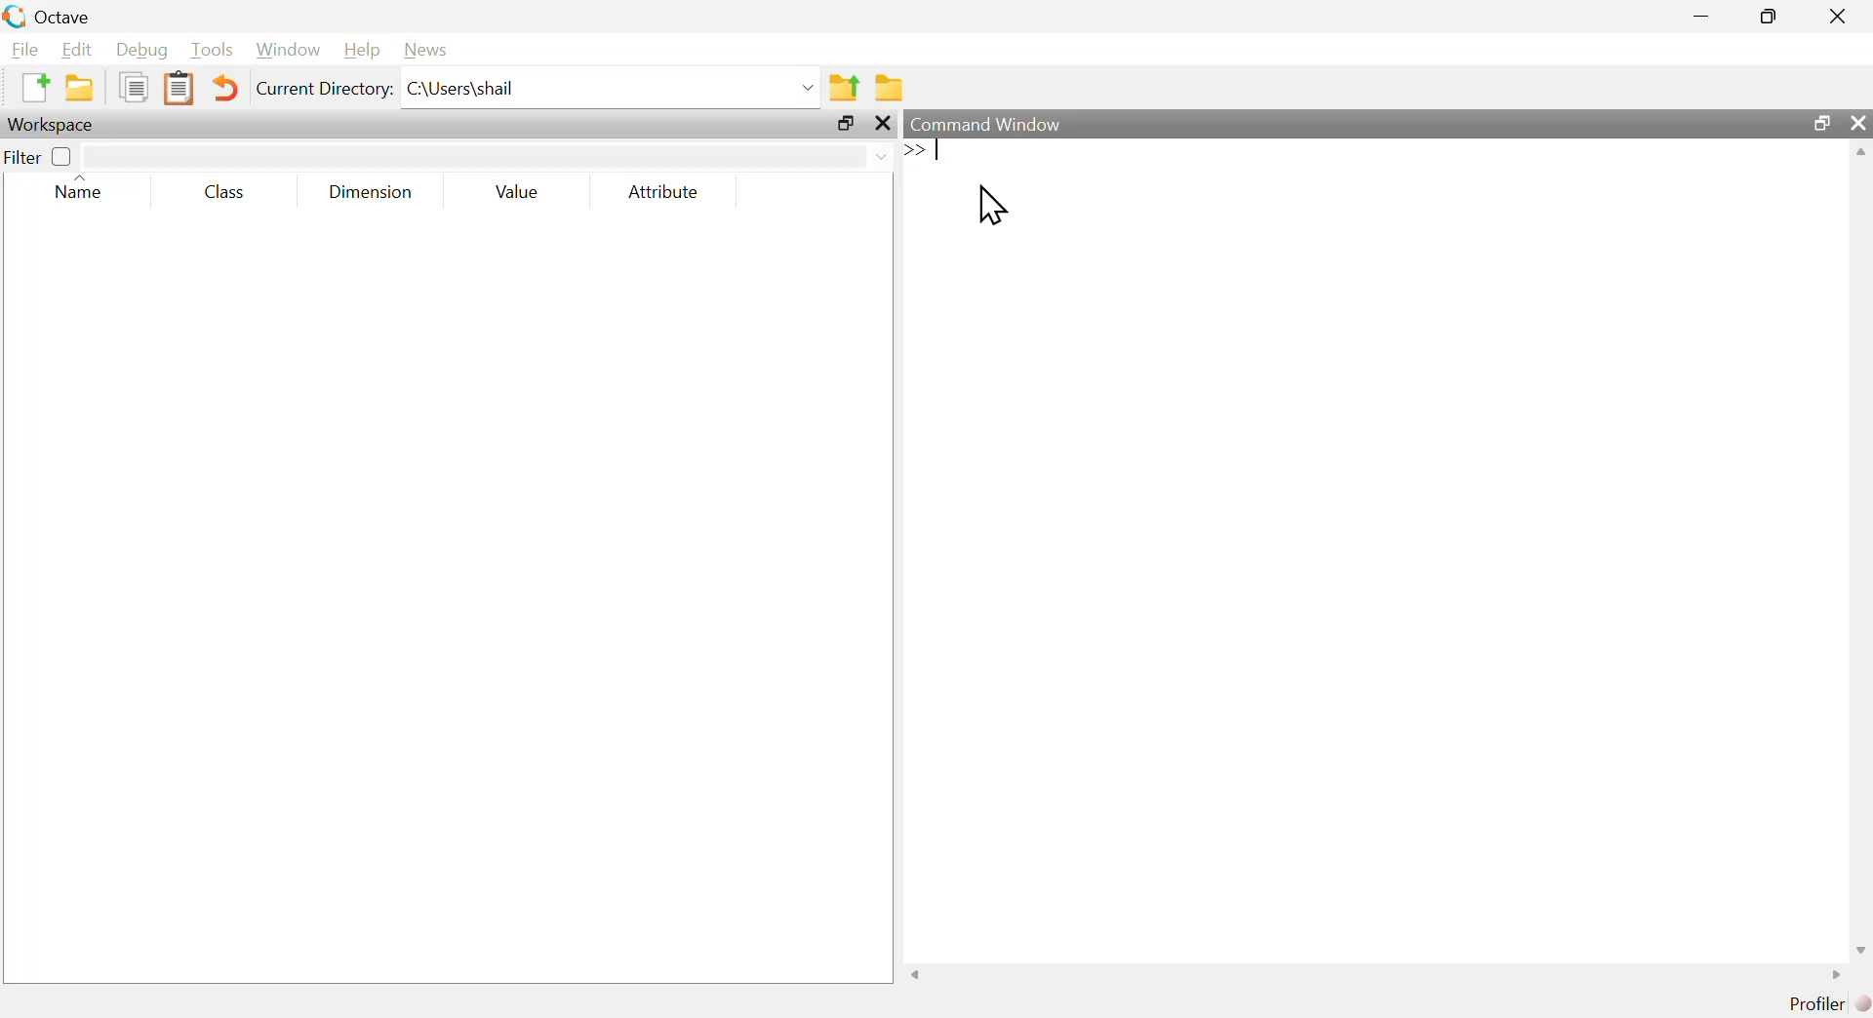 The height and width of the screenshot is (1018, 1873). What do you see at coordinates (1861, 549) in the screenshot?
I see `vertical scroll bar` at bounding box center [1861, 549].